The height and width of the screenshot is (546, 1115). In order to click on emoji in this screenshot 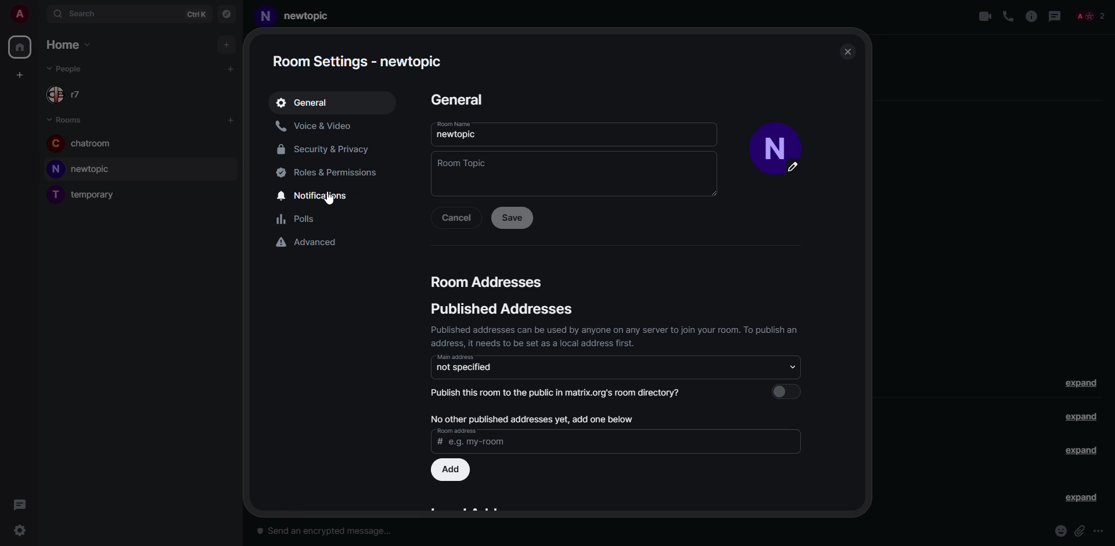, I will do `click(1060, 531)`.